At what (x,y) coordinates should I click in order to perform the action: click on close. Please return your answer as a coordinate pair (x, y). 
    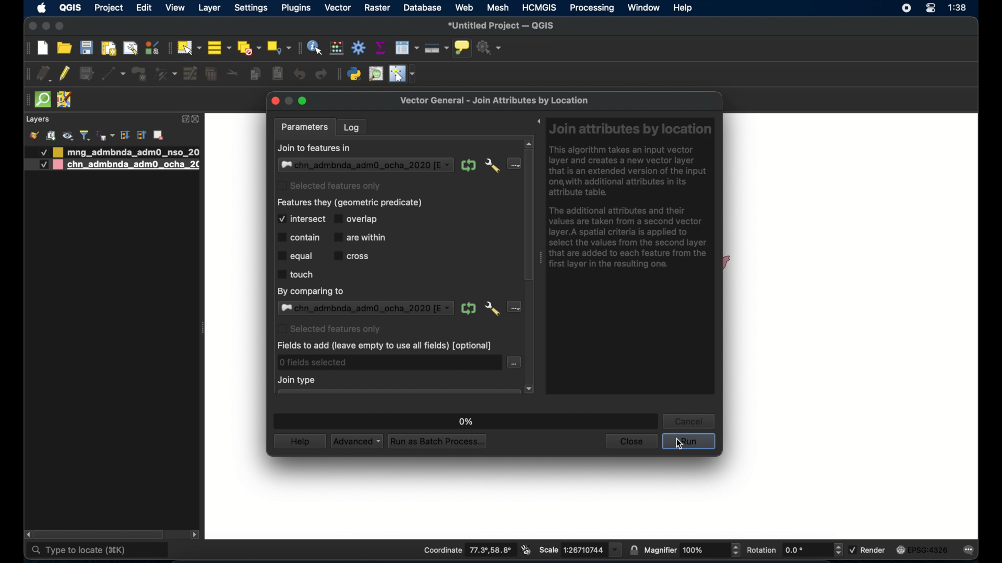
    Looking at the image, I should click on (198, 120).